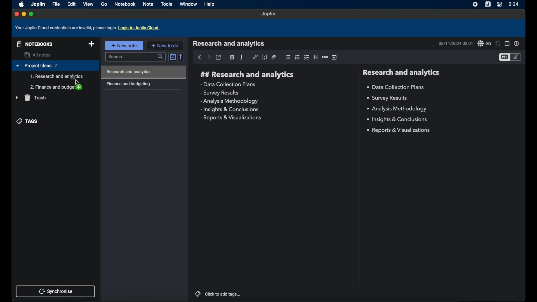 The height and width of the screenshot is (302, 537). What do you see at coordinates (104, 4) in the screenshot?
I see `go` at bounding box center [104, 4].